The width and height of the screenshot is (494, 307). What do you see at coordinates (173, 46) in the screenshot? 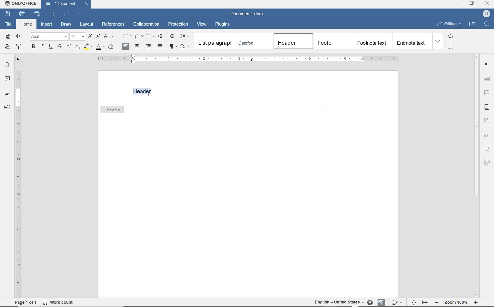
I see `nonprinting characters` at bounding box center [173, 46].